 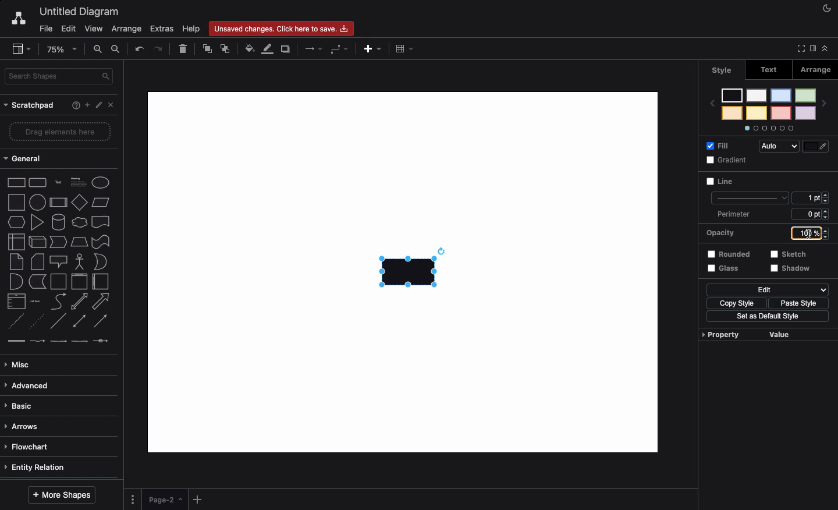 I want to click on cylinder, so click(x=57, y=222).